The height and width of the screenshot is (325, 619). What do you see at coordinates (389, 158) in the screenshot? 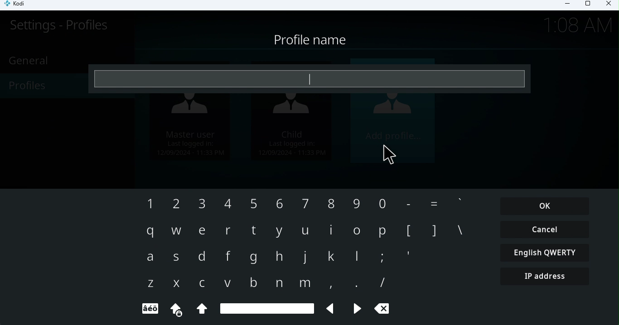
I see `Cursor` at bounding box center [389, 158].